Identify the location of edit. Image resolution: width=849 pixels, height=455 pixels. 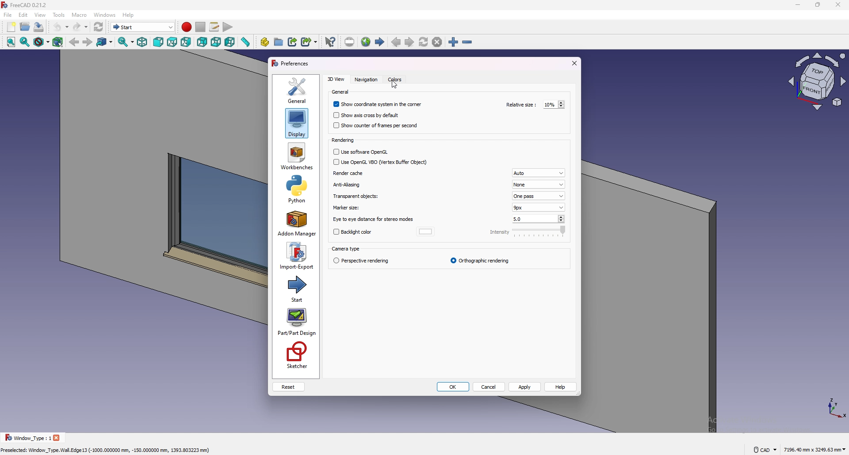
(23, 15).